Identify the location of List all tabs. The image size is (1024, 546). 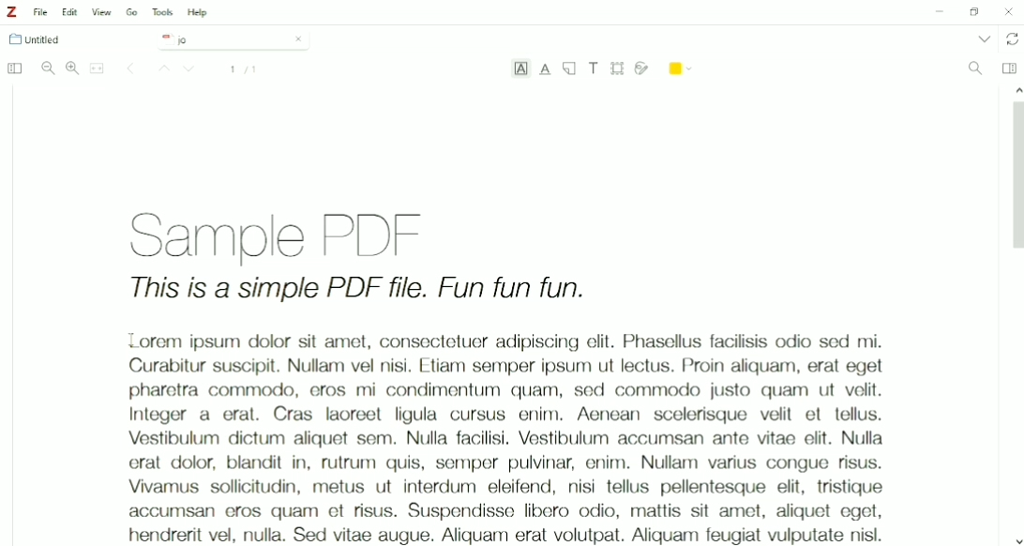
(983, 38).